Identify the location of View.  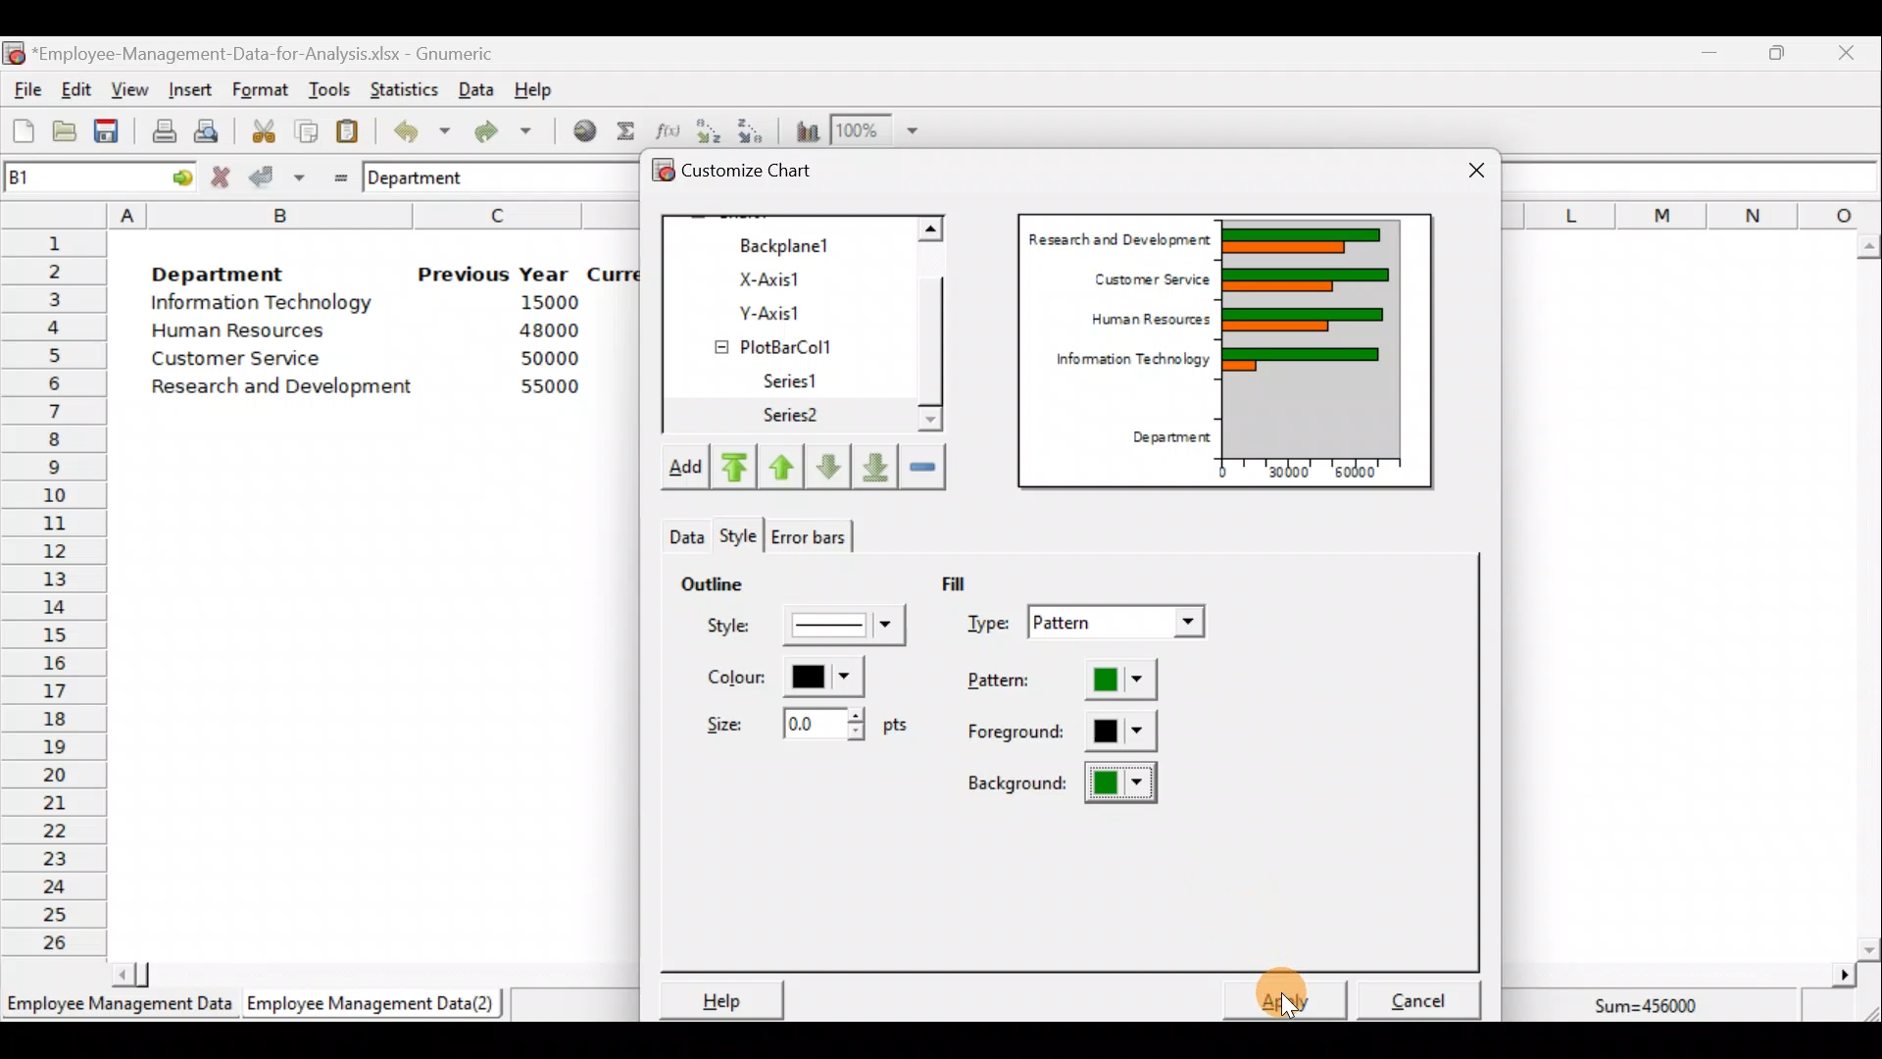
(127, 90).